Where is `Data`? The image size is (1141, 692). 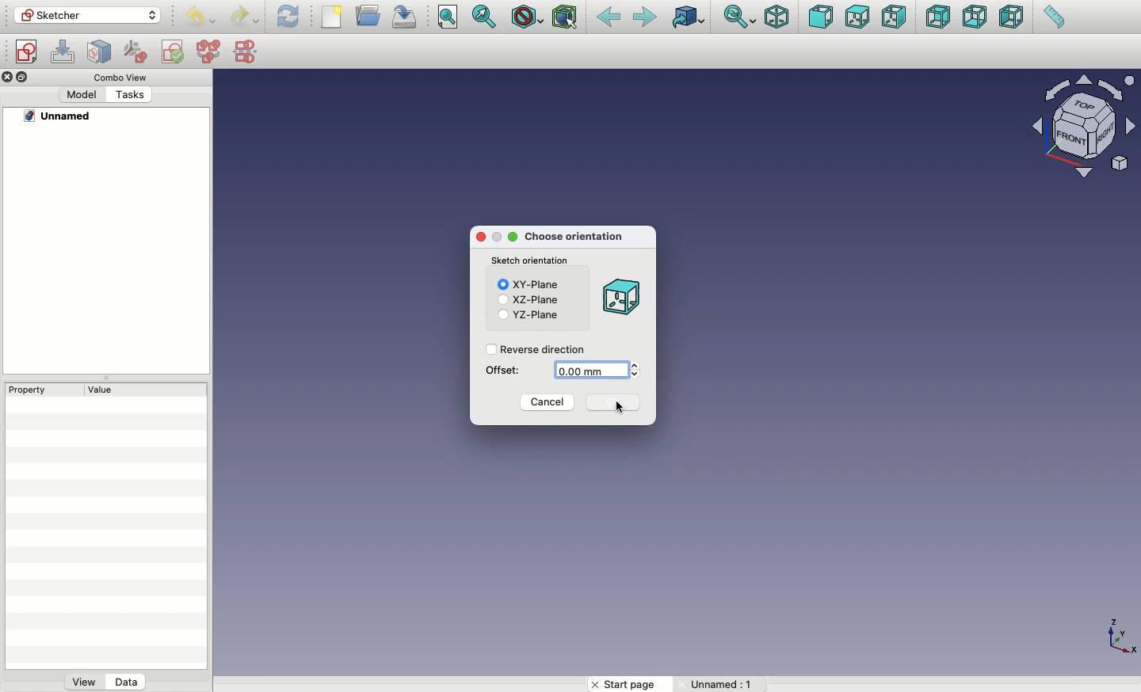
Data is located at coordinates (128, 681).